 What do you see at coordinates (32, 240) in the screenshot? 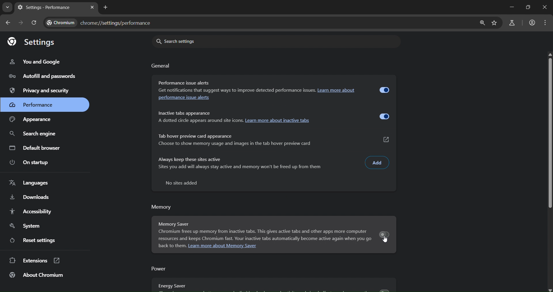
I see `reset settings` at bounding box center [32, 240].